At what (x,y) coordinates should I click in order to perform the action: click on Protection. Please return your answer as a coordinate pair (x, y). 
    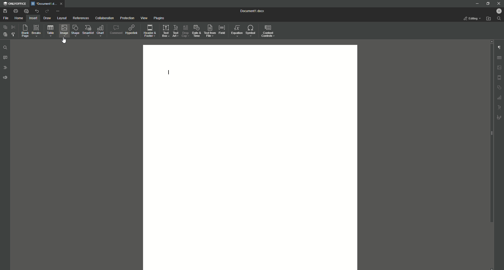
    Looking at the image, I should click on (127, 18).